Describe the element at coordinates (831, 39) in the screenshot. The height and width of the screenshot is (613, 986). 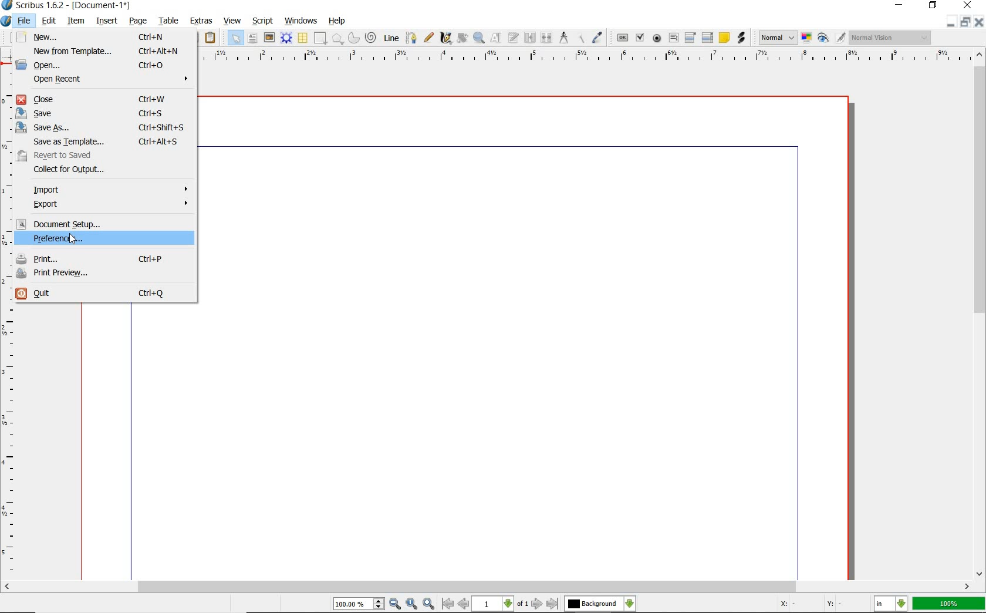
I see `preview mode` at that location.